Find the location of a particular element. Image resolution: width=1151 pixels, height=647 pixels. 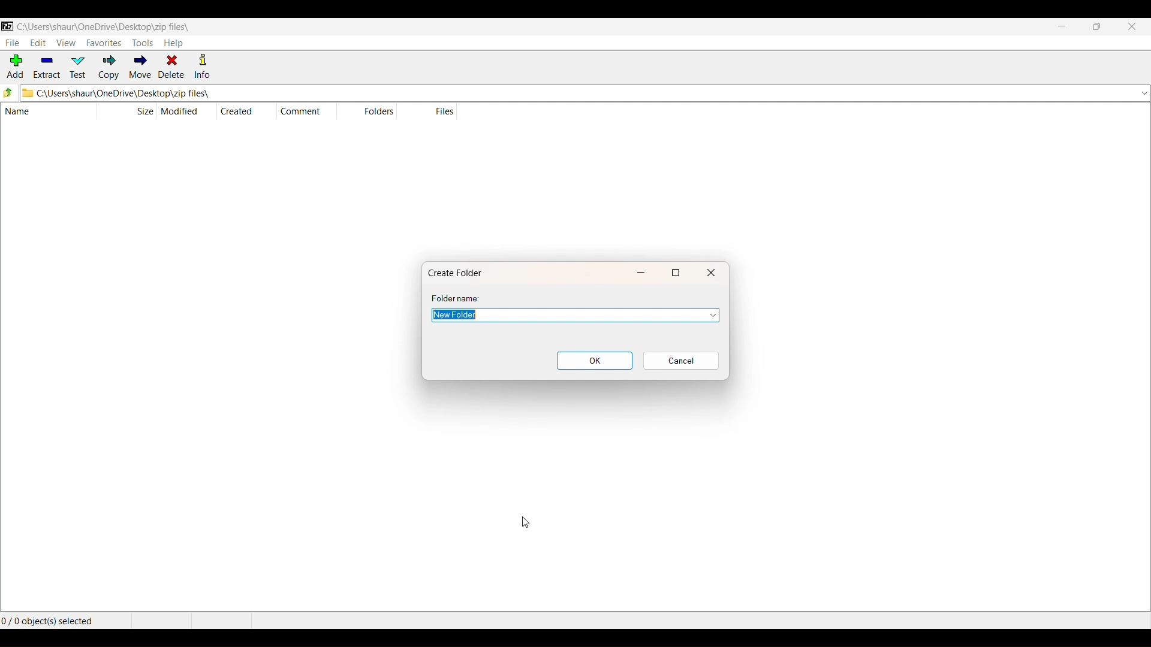

maximize is located at coordinates (677, 272).